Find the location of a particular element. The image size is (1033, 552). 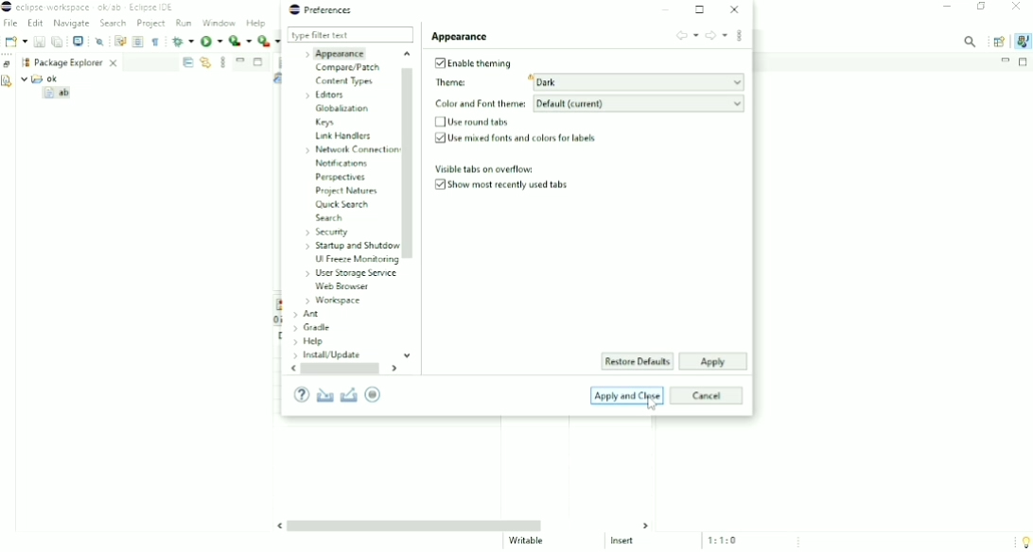

Save is located at coordinates (39, 42).